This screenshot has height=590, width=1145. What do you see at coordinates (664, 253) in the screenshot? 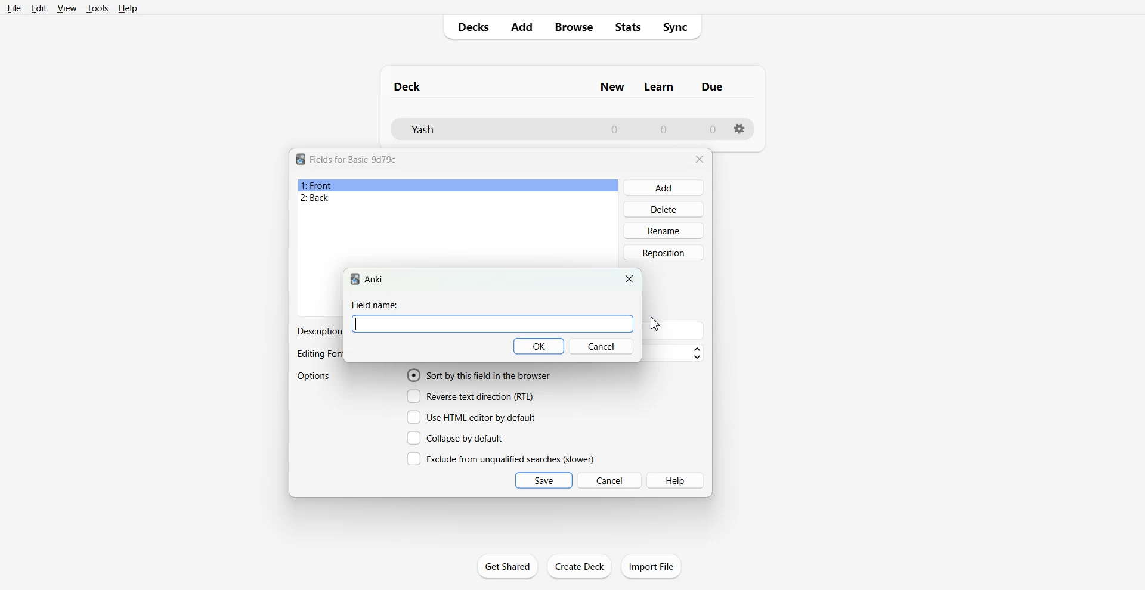
I see `Reposition` at bounding box center [664, 253].